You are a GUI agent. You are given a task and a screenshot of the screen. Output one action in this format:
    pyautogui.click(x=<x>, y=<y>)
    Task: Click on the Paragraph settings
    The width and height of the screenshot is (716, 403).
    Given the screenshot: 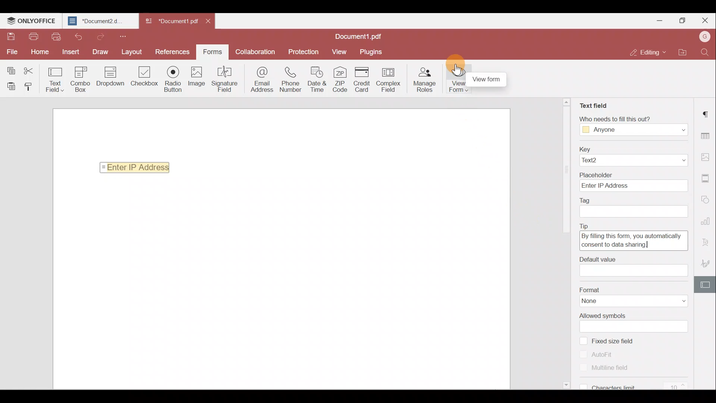 What is the action you would take?
    pyautogui.click(x=707, y=113)
    